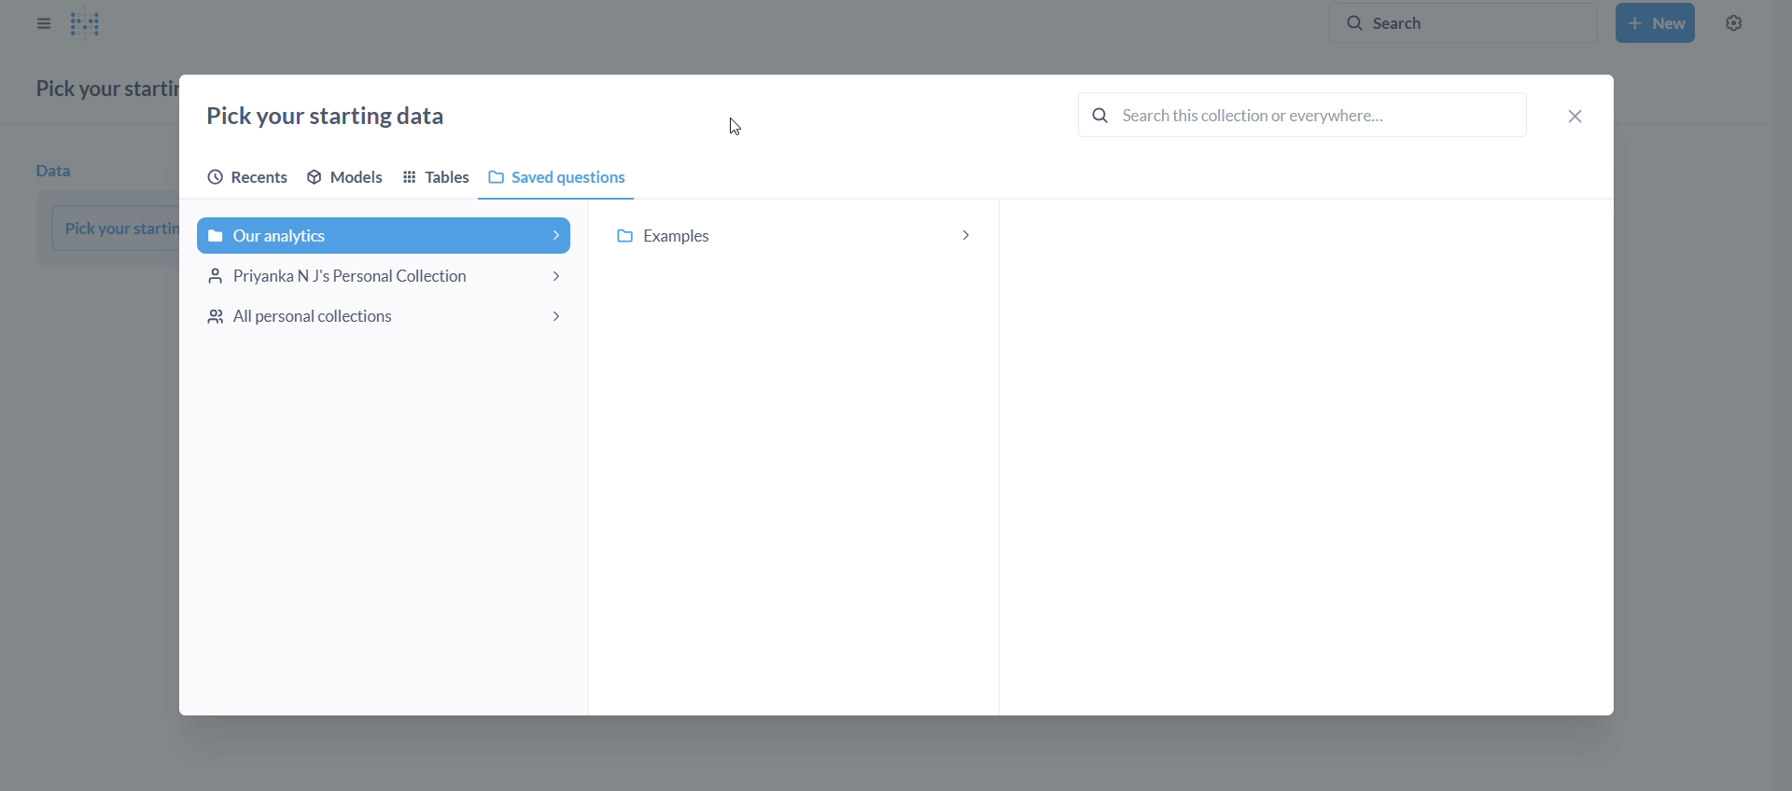 Image resolution: width=1792 pixels, height=791 pixels. I want to click on close sidebar, so click(43, 23).